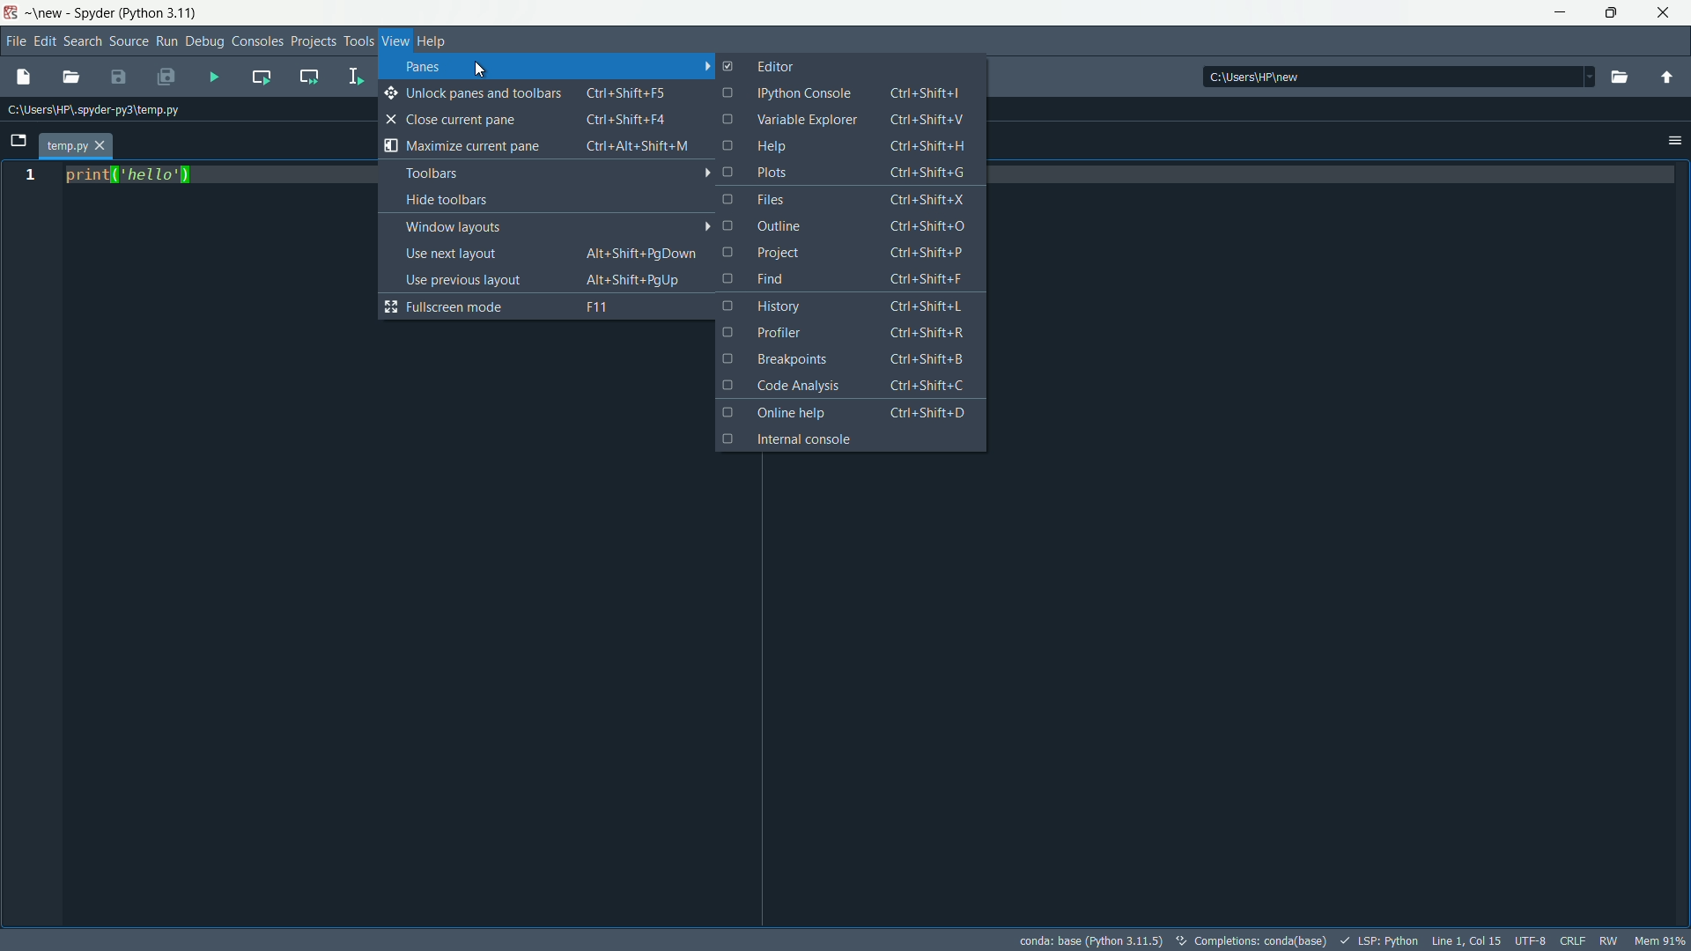 Image resolution: width=1691 pixels, height=951 pixels. What do you see at coordinates (841, 145) in the screenshot?
I see `help` at bounding box center [841, 145].